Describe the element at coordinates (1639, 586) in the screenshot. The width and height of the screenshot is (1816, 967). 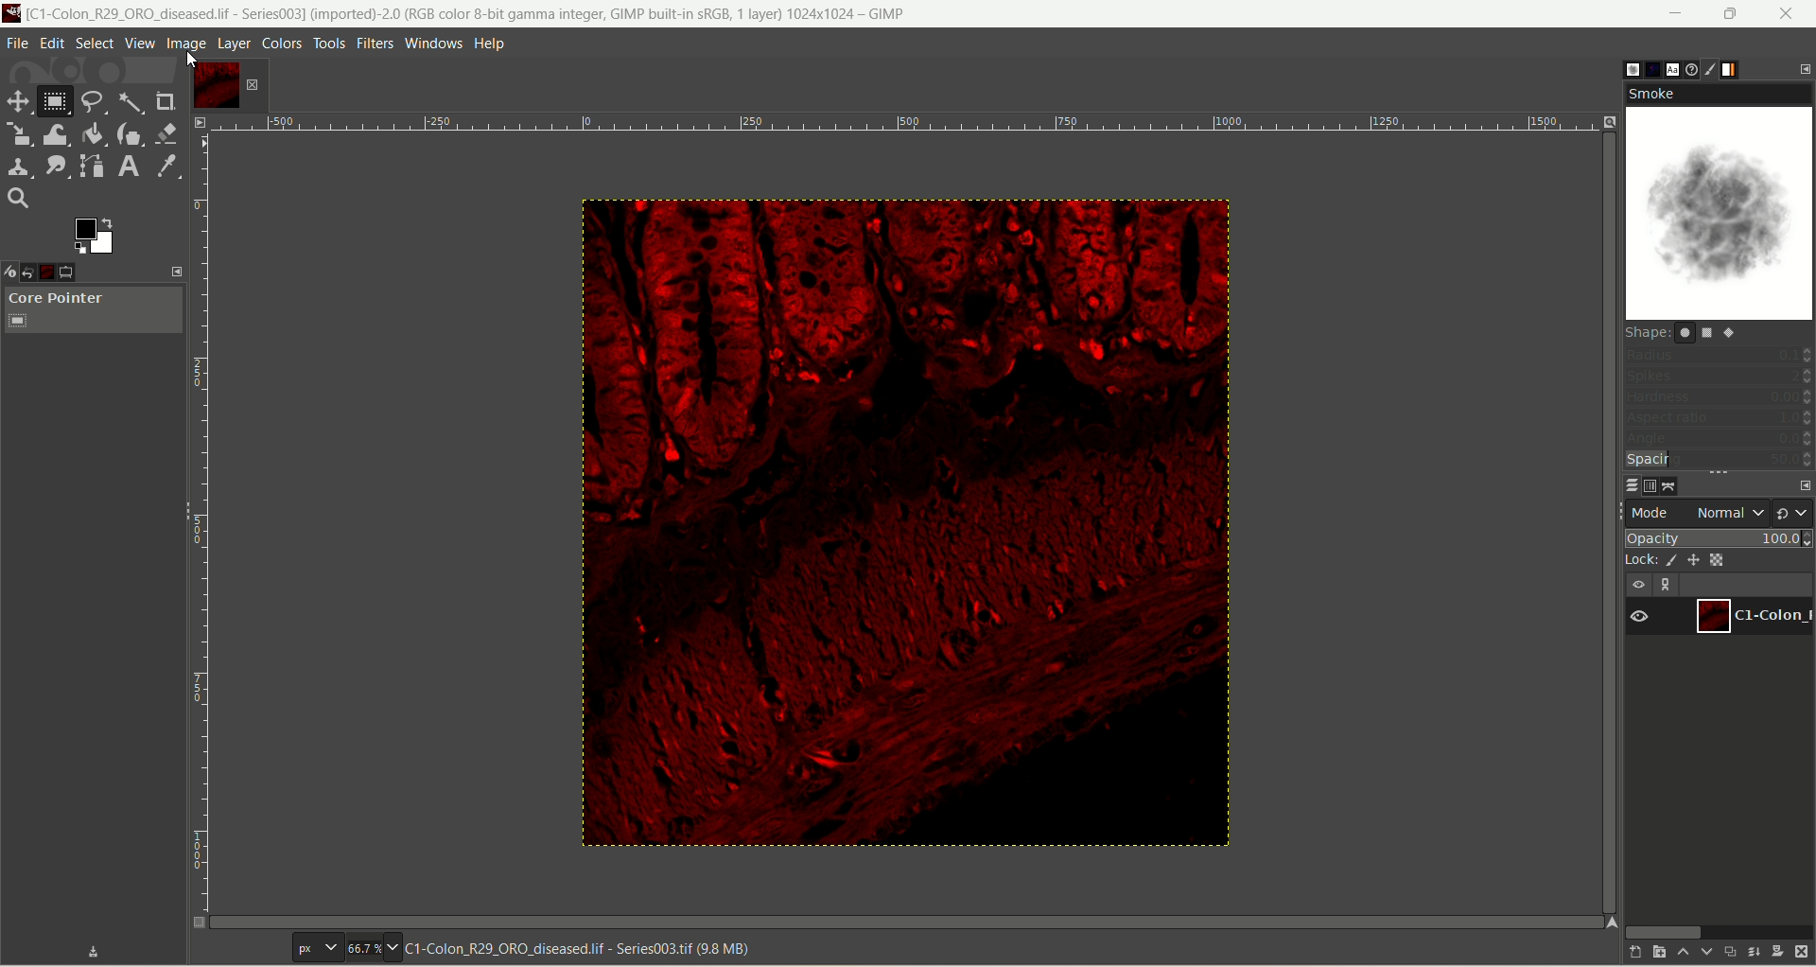
I see `visibility` at that location.